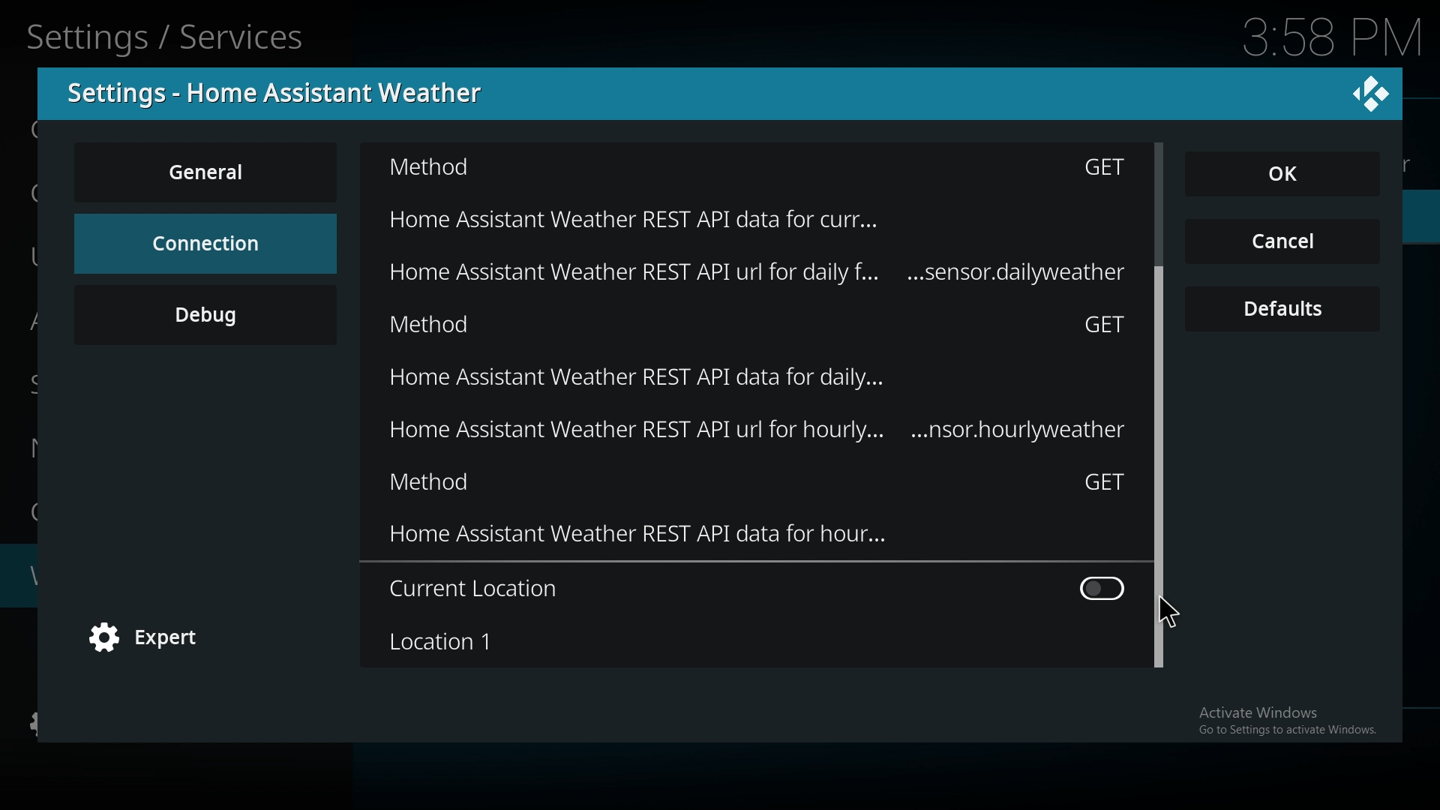 This screenshot has width=1440, height=810. What do you see at coordinates (795, 276) in the screenshot?
I see `Home assistant weather rest API data for daily` at bounding box center [795, 276].